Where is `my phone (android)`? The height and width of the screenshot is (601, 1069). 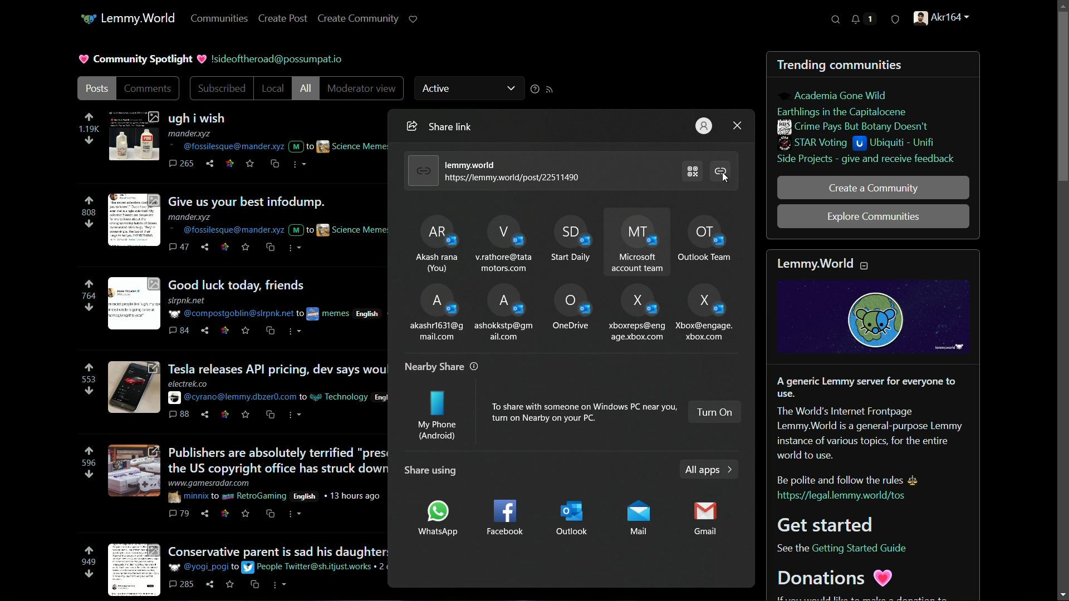 my phone (android) is located at coordinates (437, 417).